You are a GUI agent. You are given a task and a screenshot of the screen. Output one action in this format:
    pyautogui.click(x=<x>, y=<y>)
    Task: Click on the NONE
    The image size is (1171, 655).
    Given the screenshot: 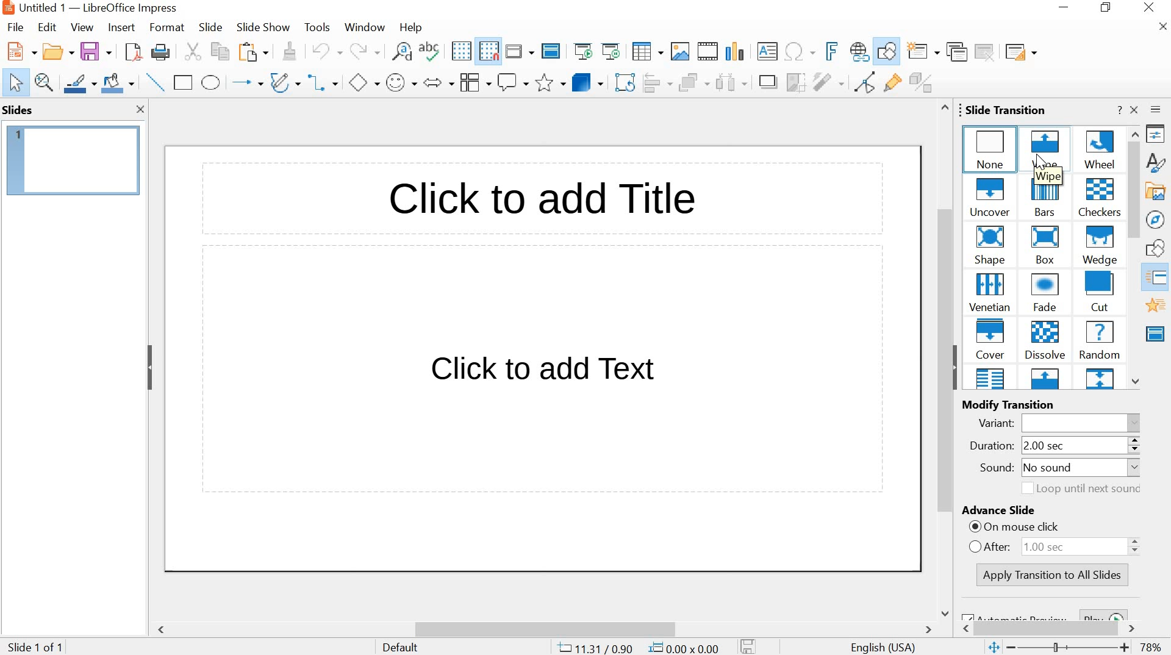 What is the action you would take?
    pyautogui.click(x=991, y=148)
    